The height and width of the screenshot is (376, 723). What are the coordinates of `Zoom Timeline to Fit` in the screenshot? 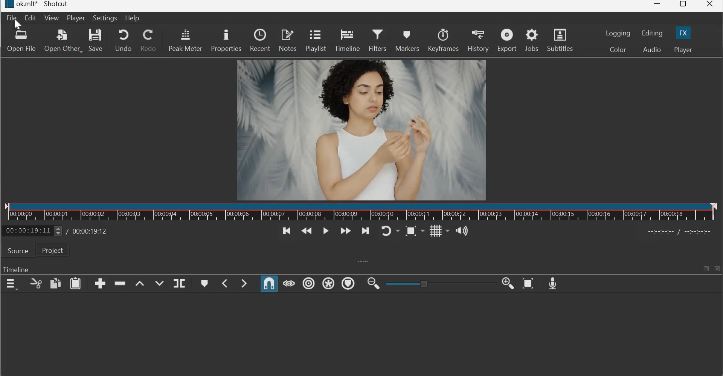 It's located at (529, 283).